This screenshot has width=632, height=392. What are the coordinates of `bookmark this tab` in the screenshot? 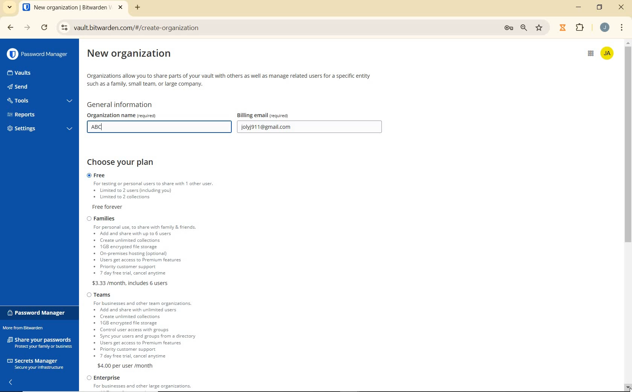 It's located at (540, 27).